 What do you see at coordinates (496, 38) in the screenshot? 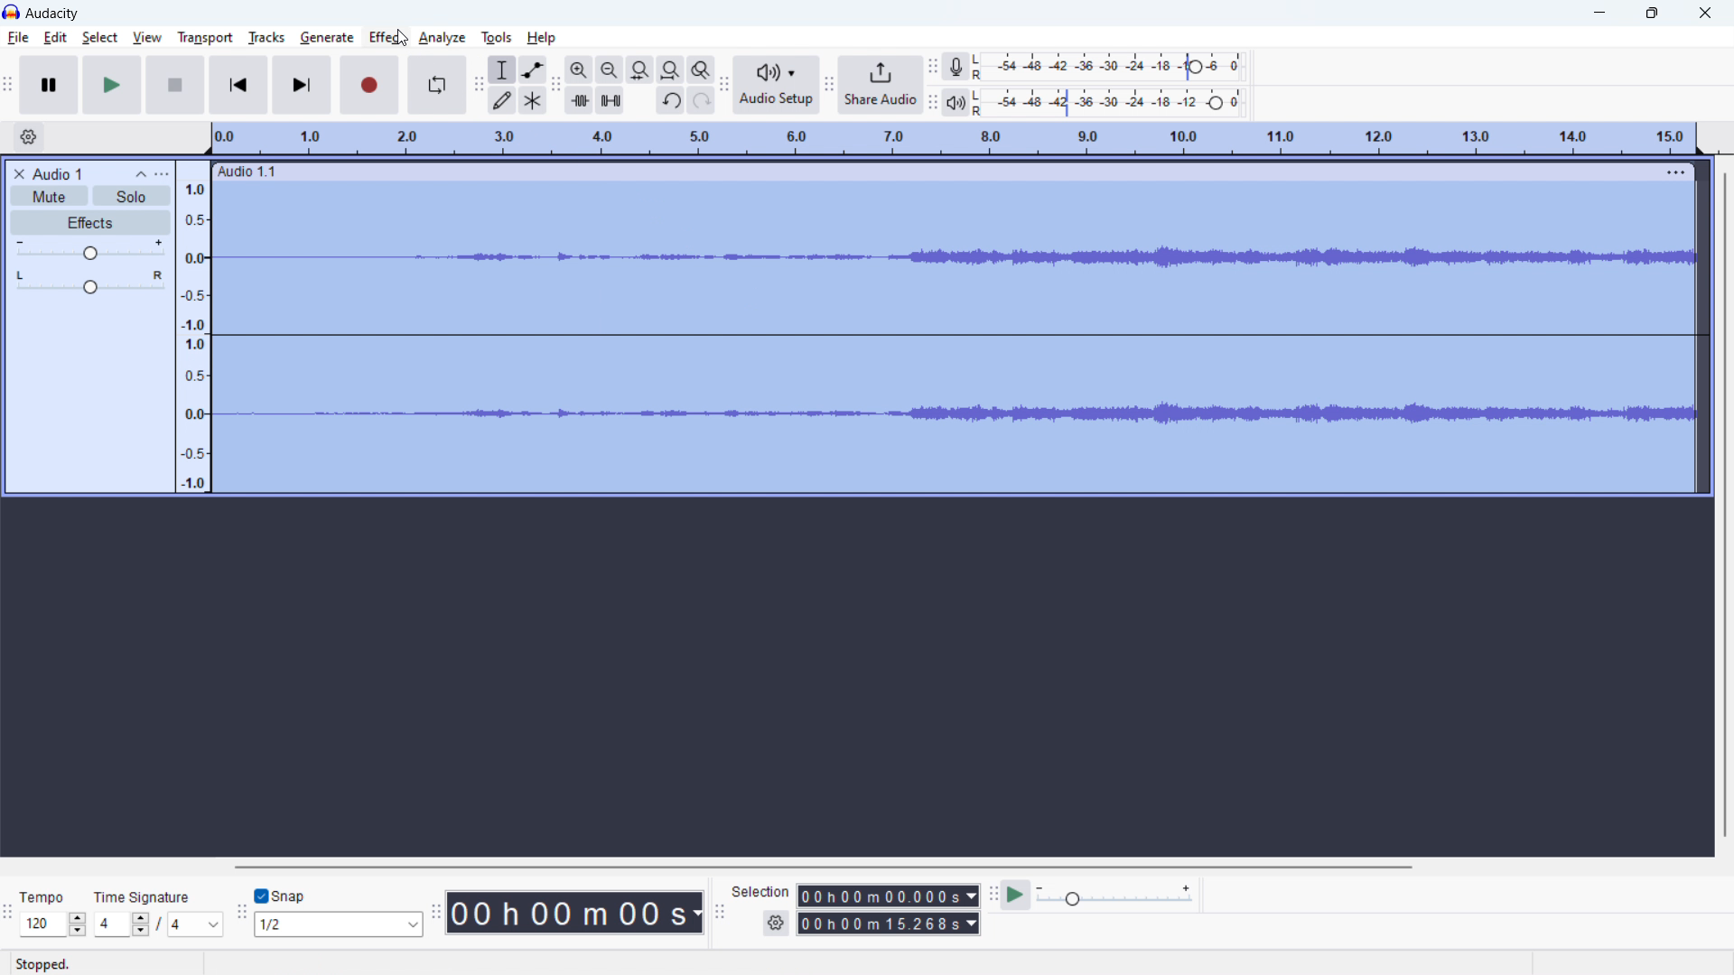
I see `tools` at bounding box center [496, 38].